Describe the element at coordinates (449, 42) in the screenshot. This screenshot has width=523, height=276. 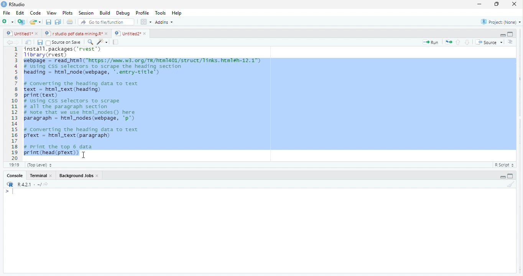
I see `re run the previous code` at that location.